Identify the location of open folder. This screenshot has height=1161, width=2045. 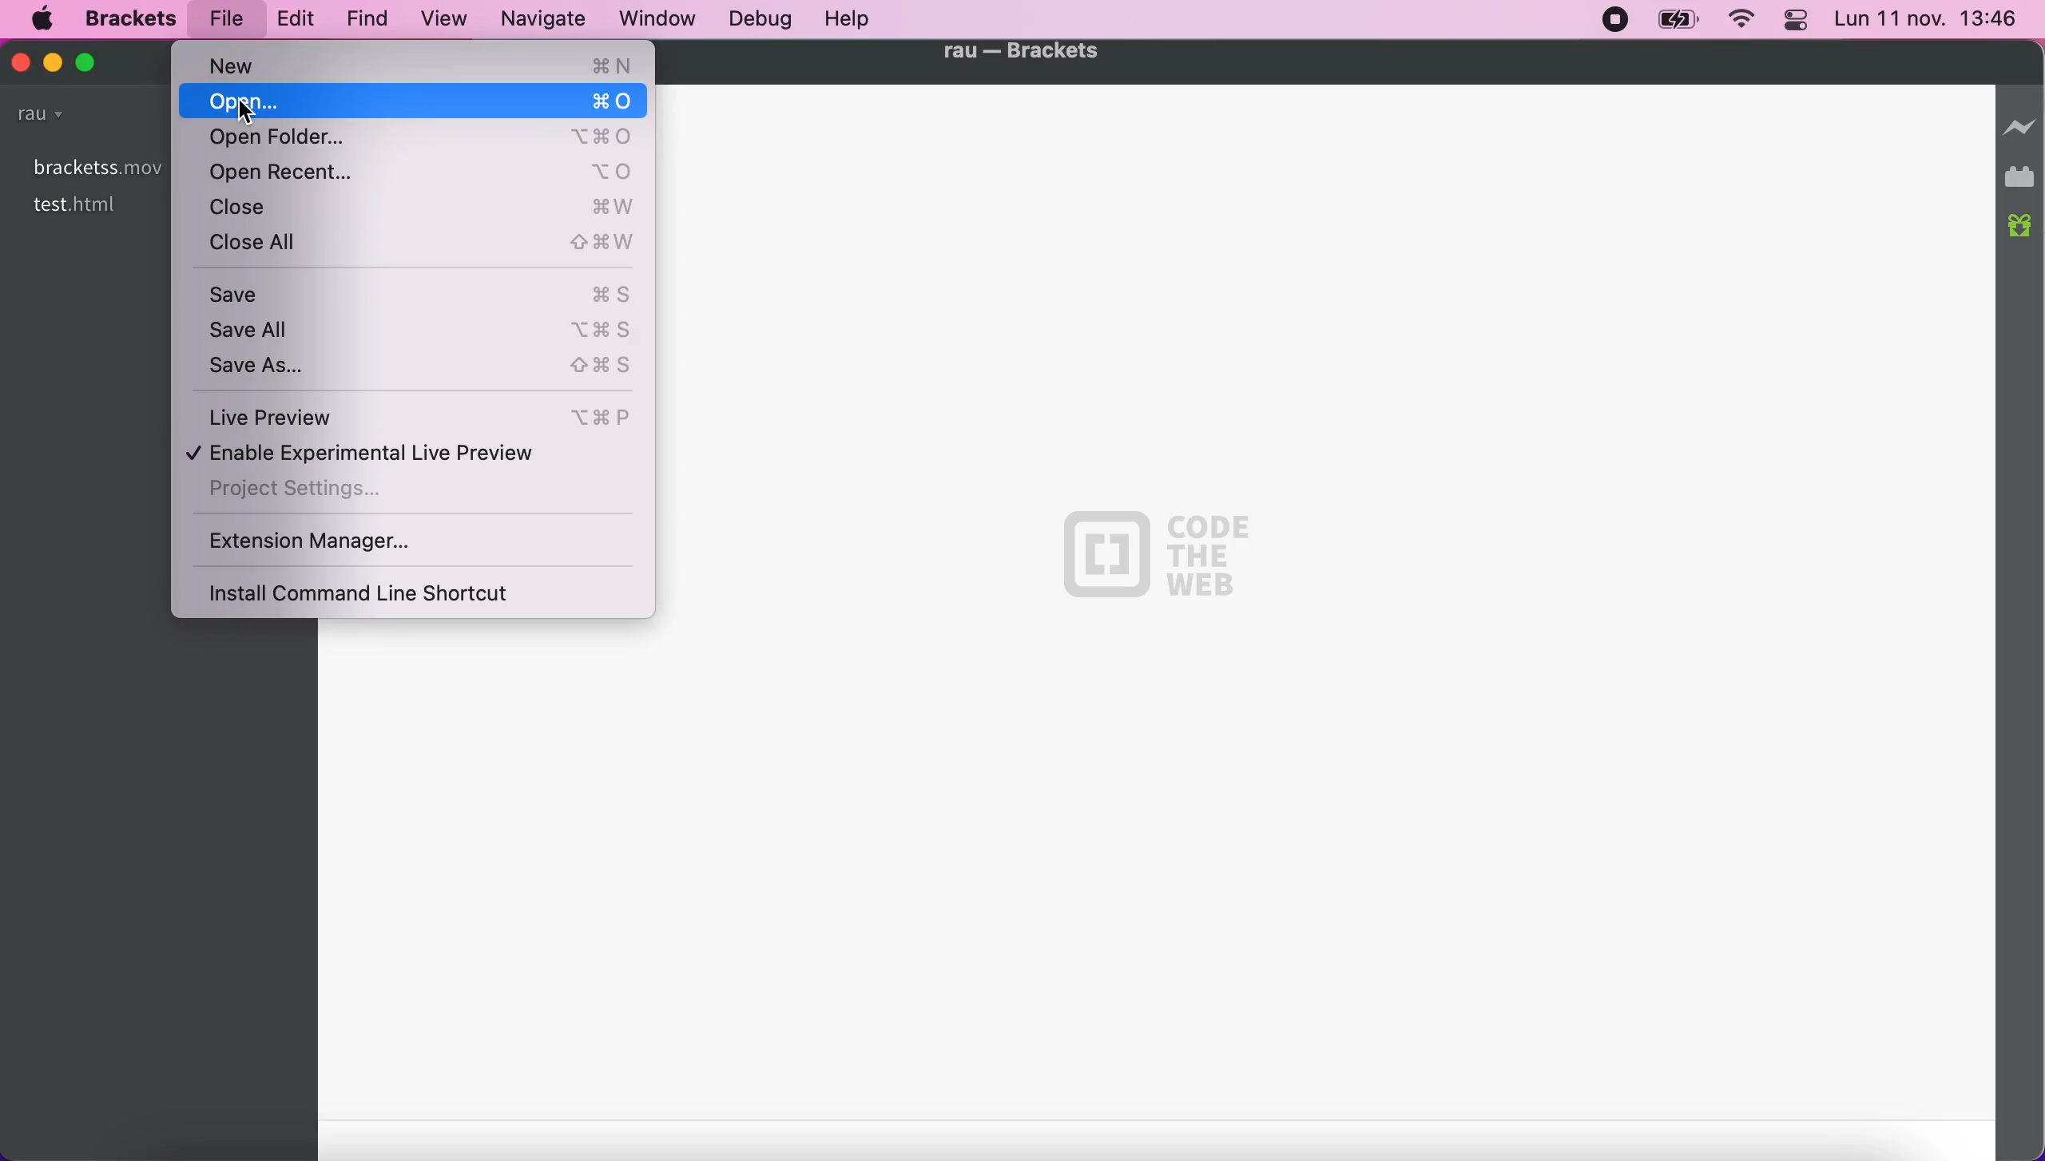
(417, 138).